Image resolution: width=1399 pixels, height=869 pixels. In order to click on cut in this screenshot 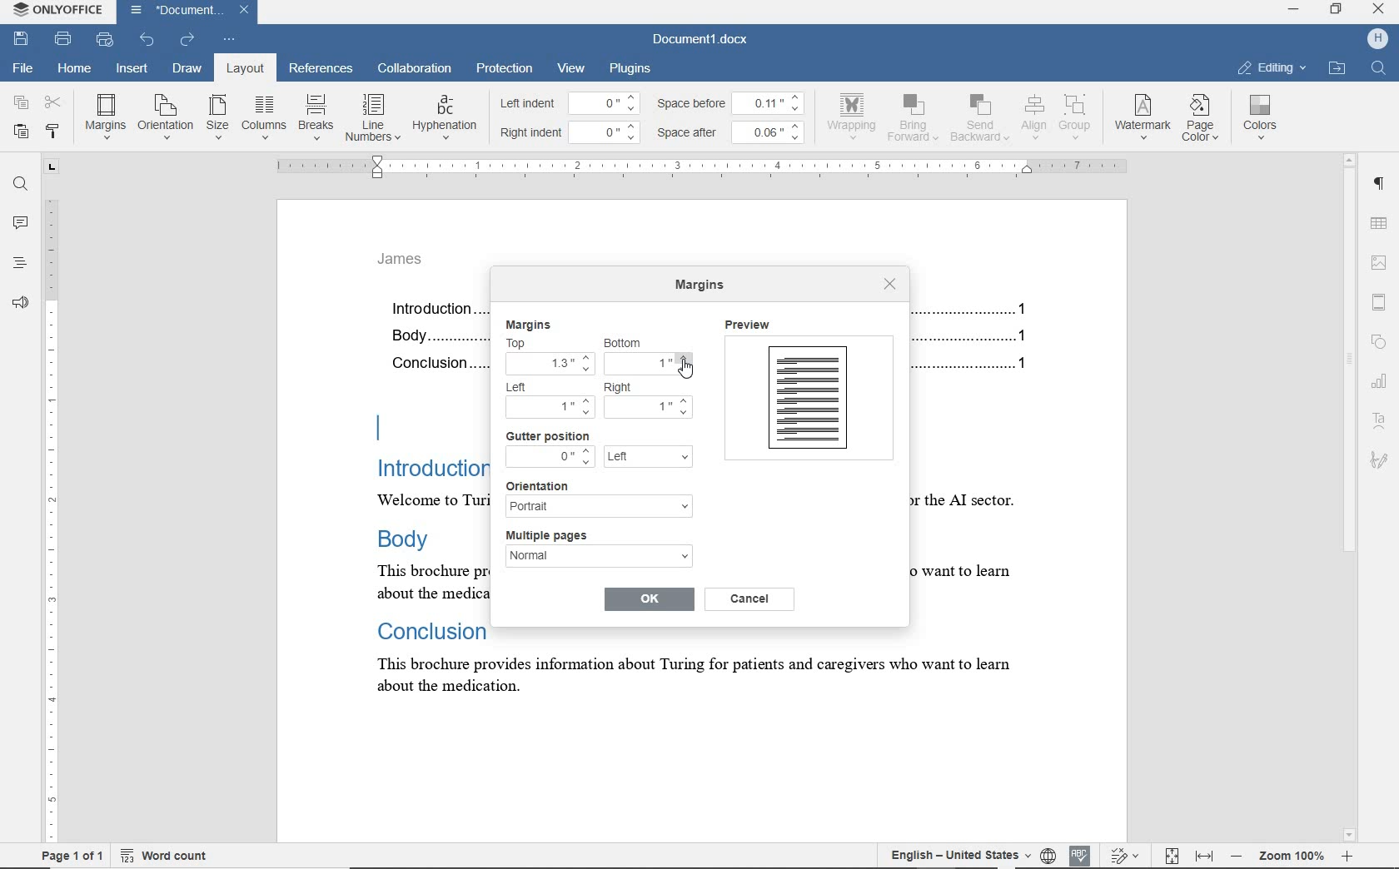, I will do `click(54, 102)`.